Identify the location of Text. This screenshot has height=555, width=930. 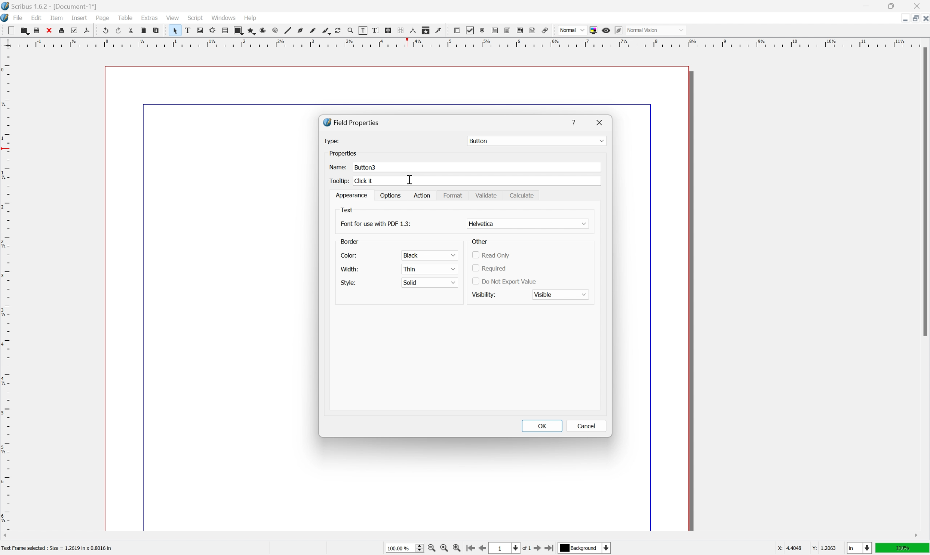
(347, 210).